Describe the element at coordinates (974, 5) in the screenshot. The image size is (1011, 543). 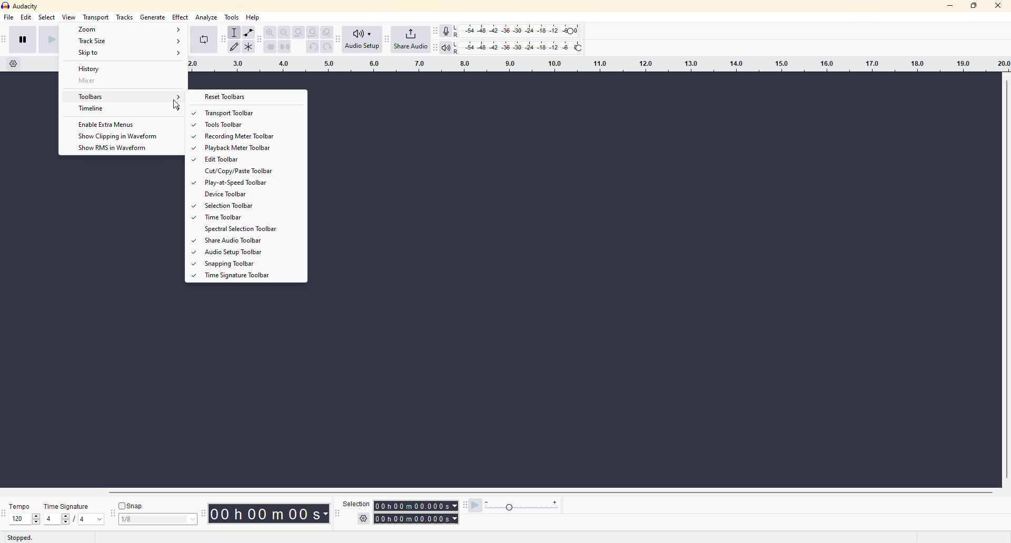
I see `maximize` at that location.